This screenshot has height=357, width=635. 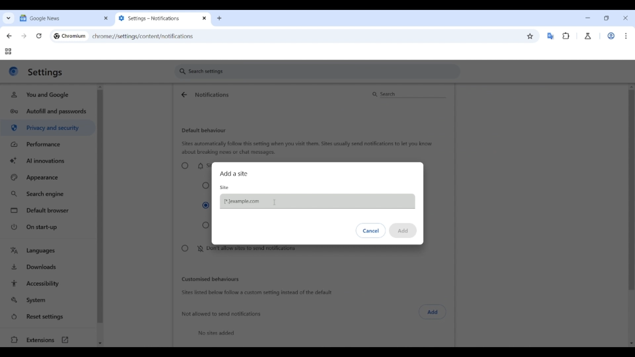 I want to click on Vertical slide bar, so click(x=631, y=157).